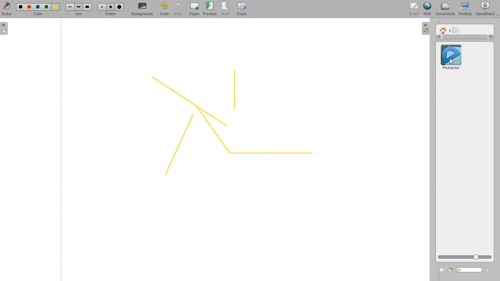 The height and width of the screenshot is (281, 500). Describe the element at coordinates (178, 9) in the screenshot. I see `Redo` at that location.